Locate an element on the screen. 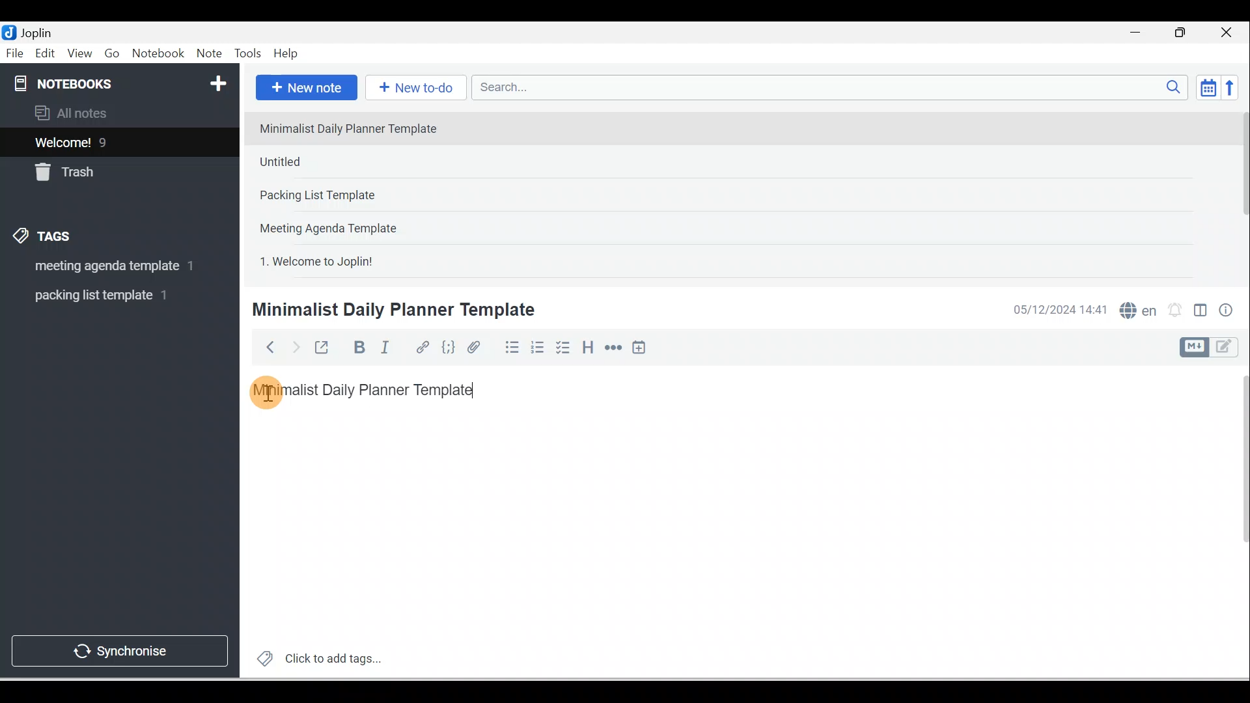  Spelling is located at coordinates (1135, 309).